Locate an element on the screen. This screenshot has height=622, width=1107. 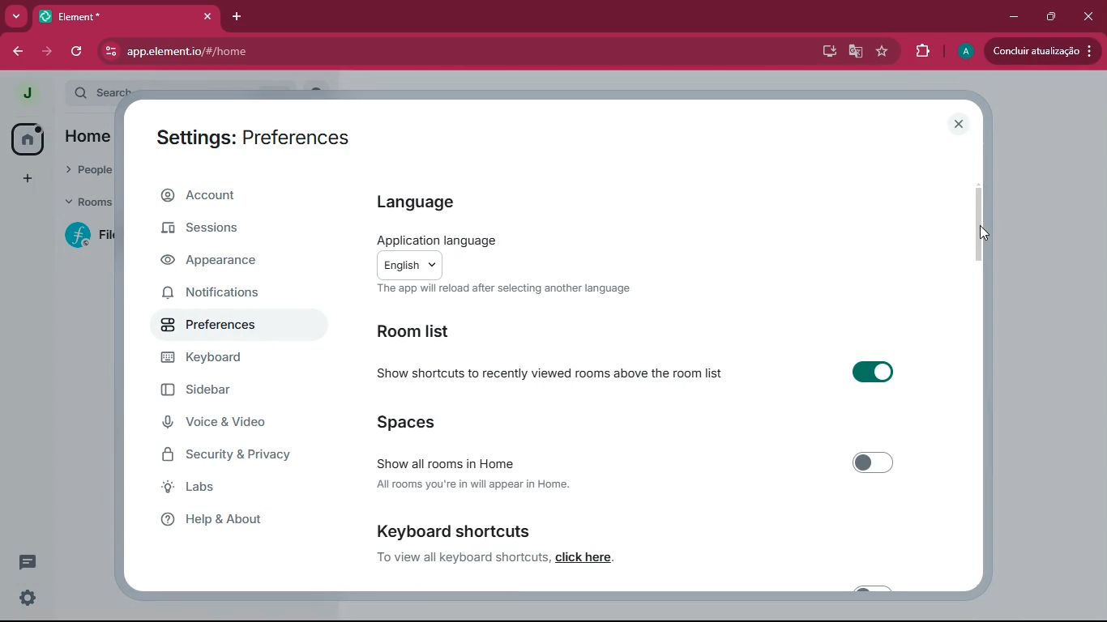
minimize is located at coordinates (1013, 18).